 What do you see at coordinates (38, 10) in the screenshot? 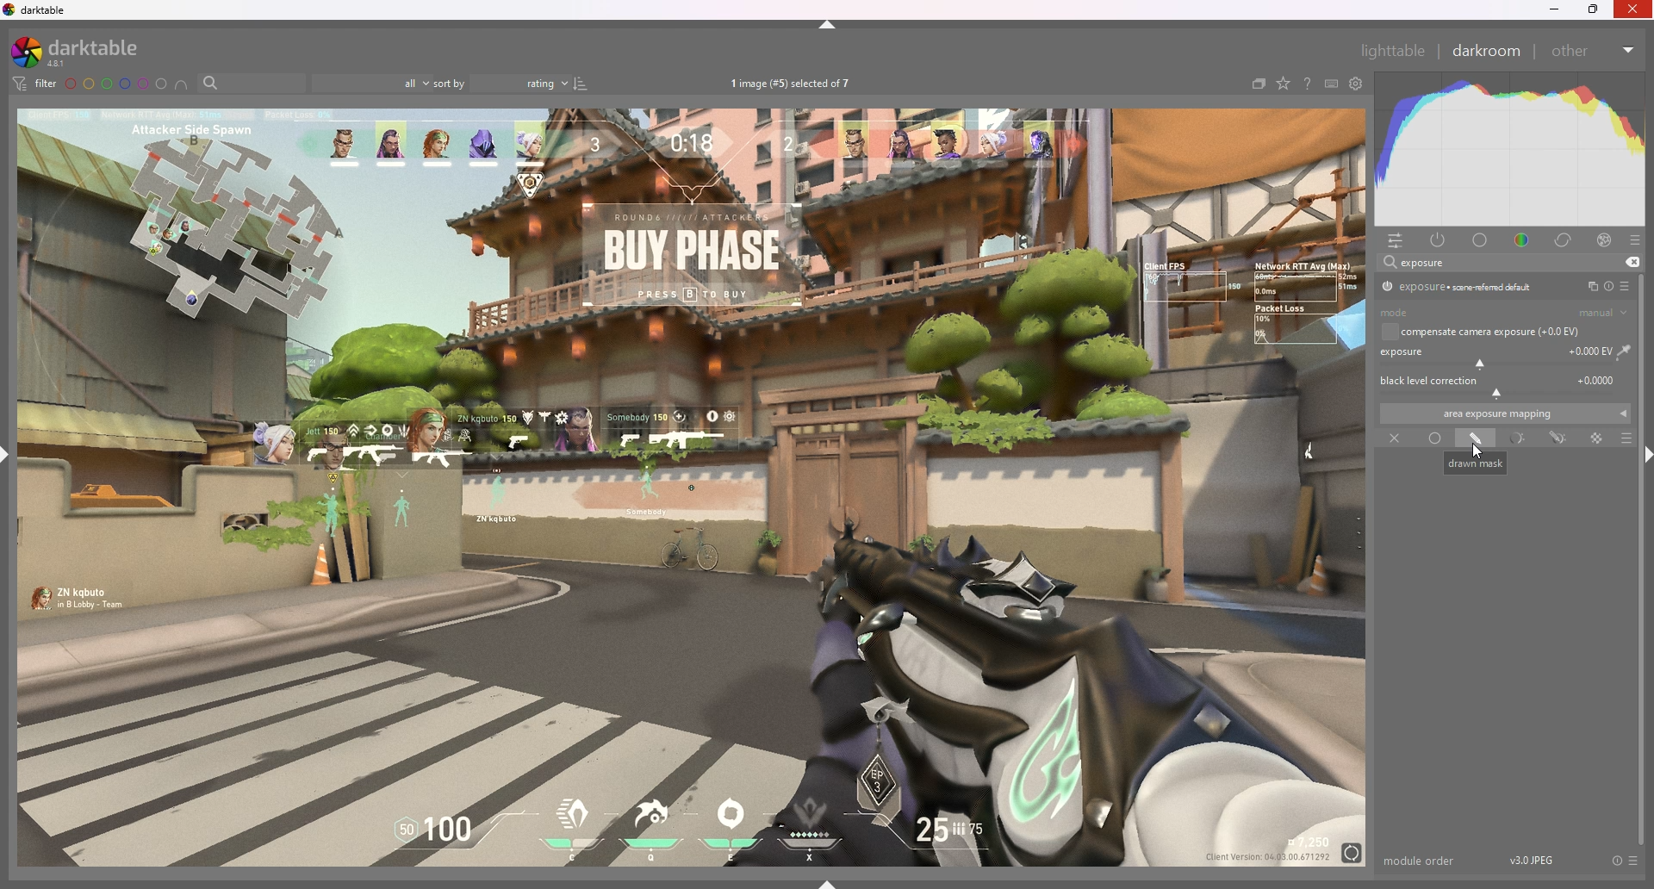
I see `darktable` at bounding box center [38, 10].